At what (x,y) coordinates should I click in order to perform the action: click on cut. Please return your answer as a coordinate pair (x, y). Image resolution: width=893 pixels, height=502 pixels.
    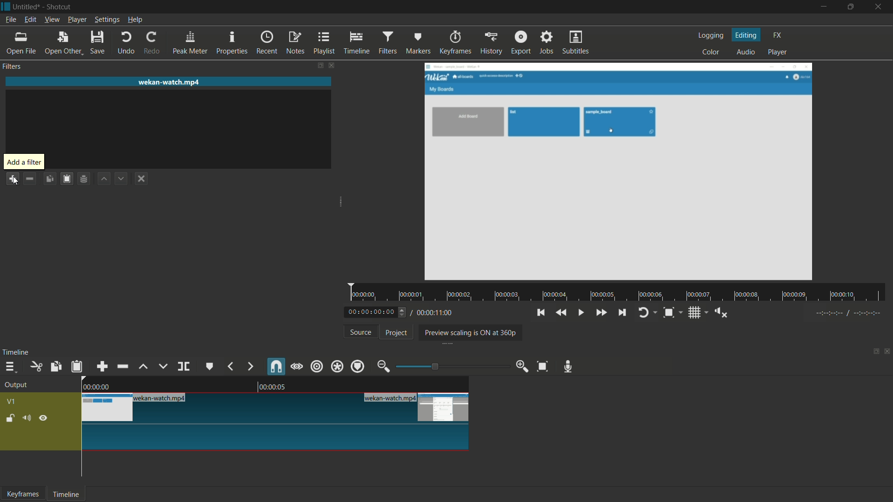
    Looking at the image, I should click on (37, 366).